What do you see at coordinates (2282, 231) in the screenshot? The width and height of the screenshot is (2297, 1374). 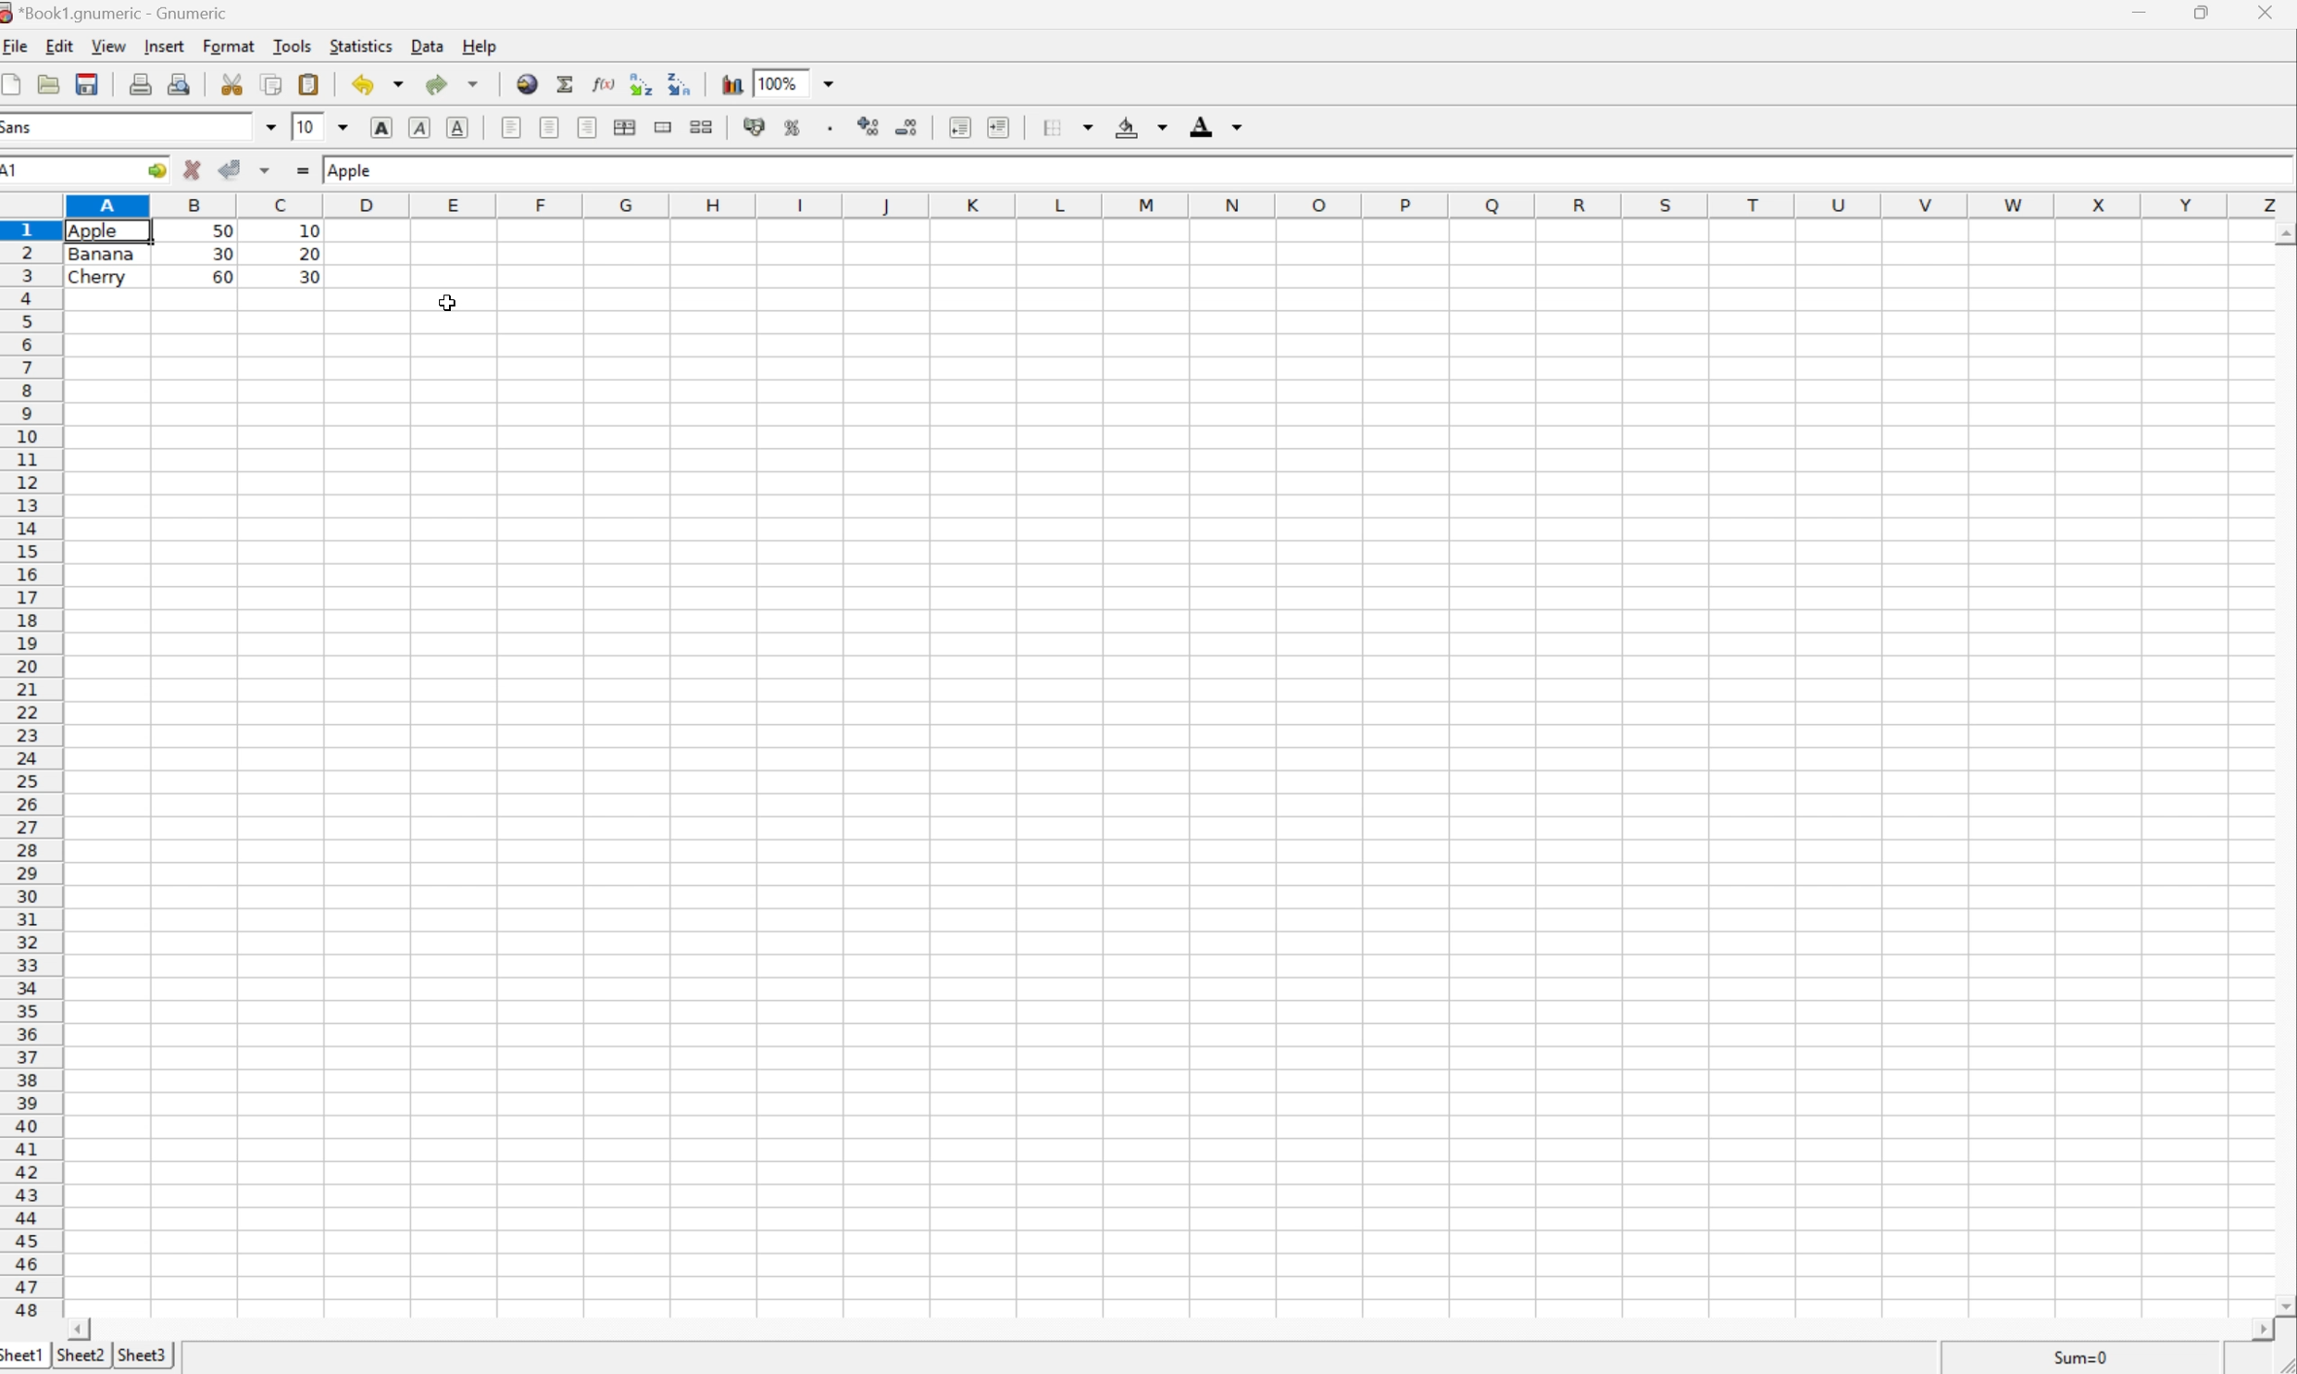 I see `scroll up` at bounding box center [2282, 231].